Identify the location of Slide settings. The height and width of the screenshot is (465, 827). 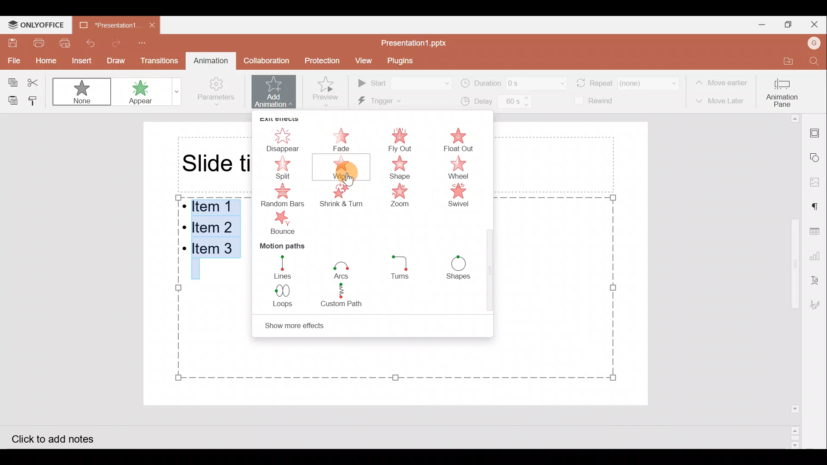
(819, 134).